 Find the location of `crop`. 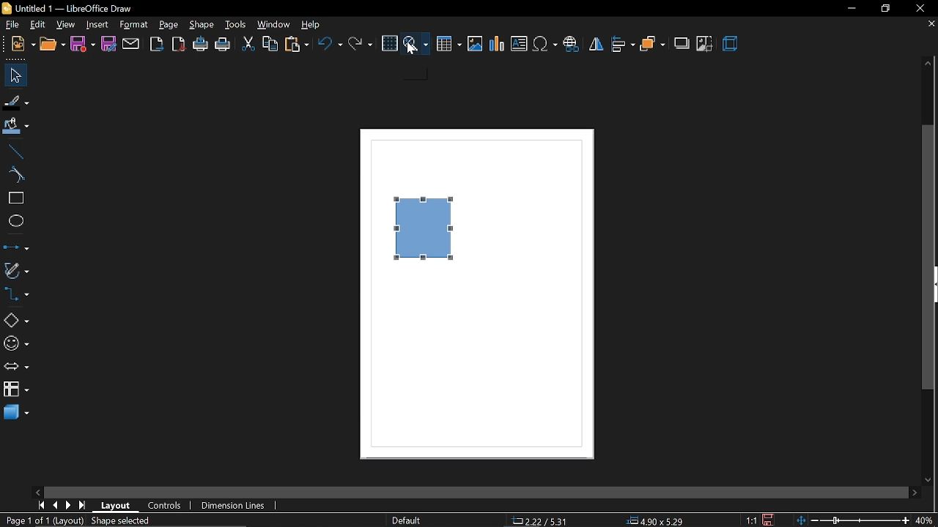

crop is located at coordinates (705, 45).